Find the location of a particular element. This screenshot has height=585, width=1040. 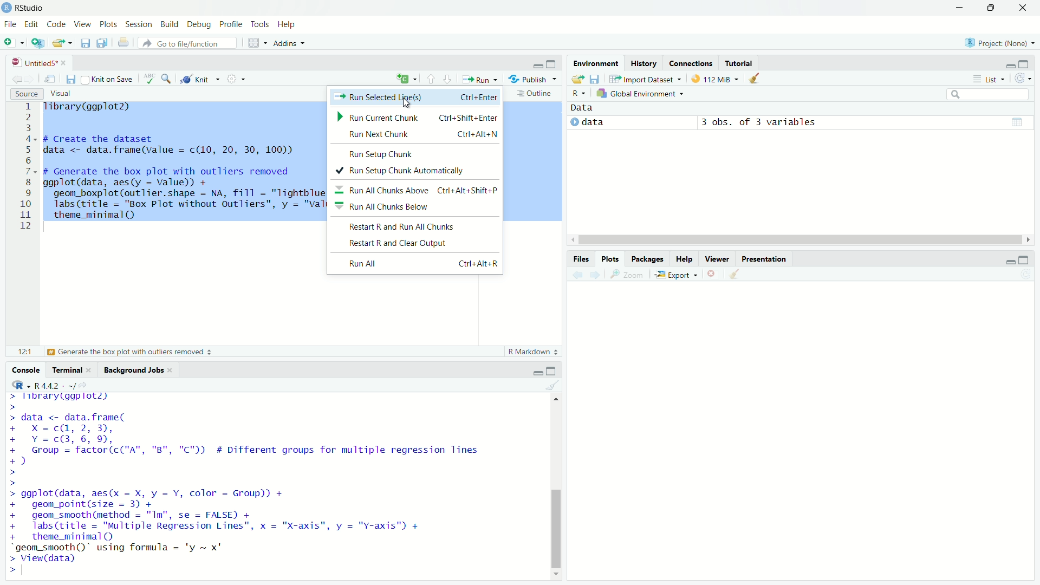

settings is located at coordinates (230, 79).